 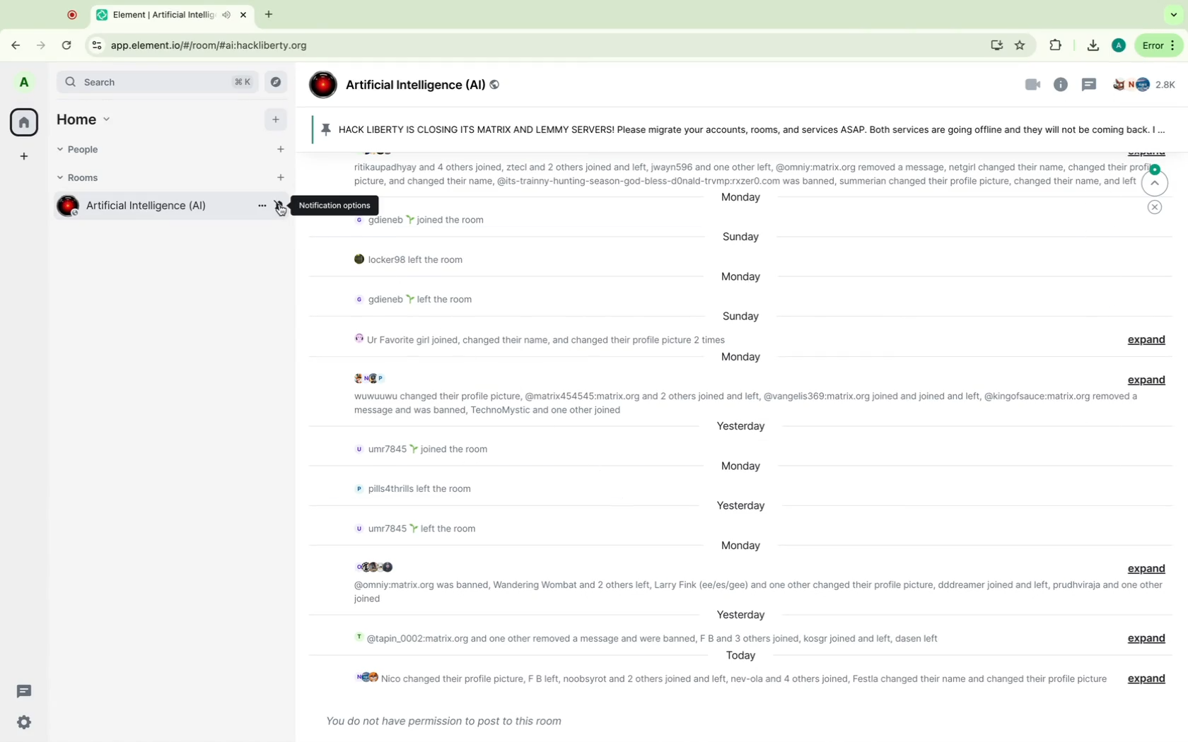 What do you see at coordinates (1173, 16) in the screenshot?
I see `search tabs` at bounding box center [1173, 16].